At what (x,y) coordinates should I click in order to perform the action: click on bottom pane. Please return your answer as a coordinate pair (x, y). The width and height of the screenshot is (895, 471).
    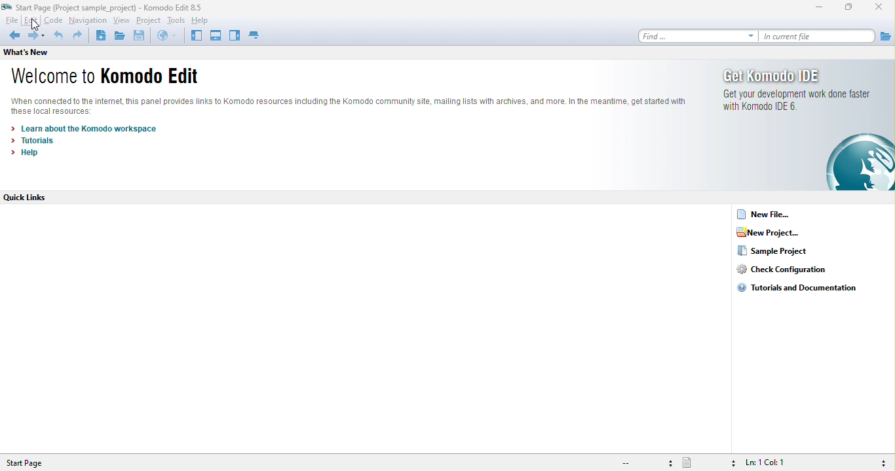
    Looking at the image, I should click on (217, 37).